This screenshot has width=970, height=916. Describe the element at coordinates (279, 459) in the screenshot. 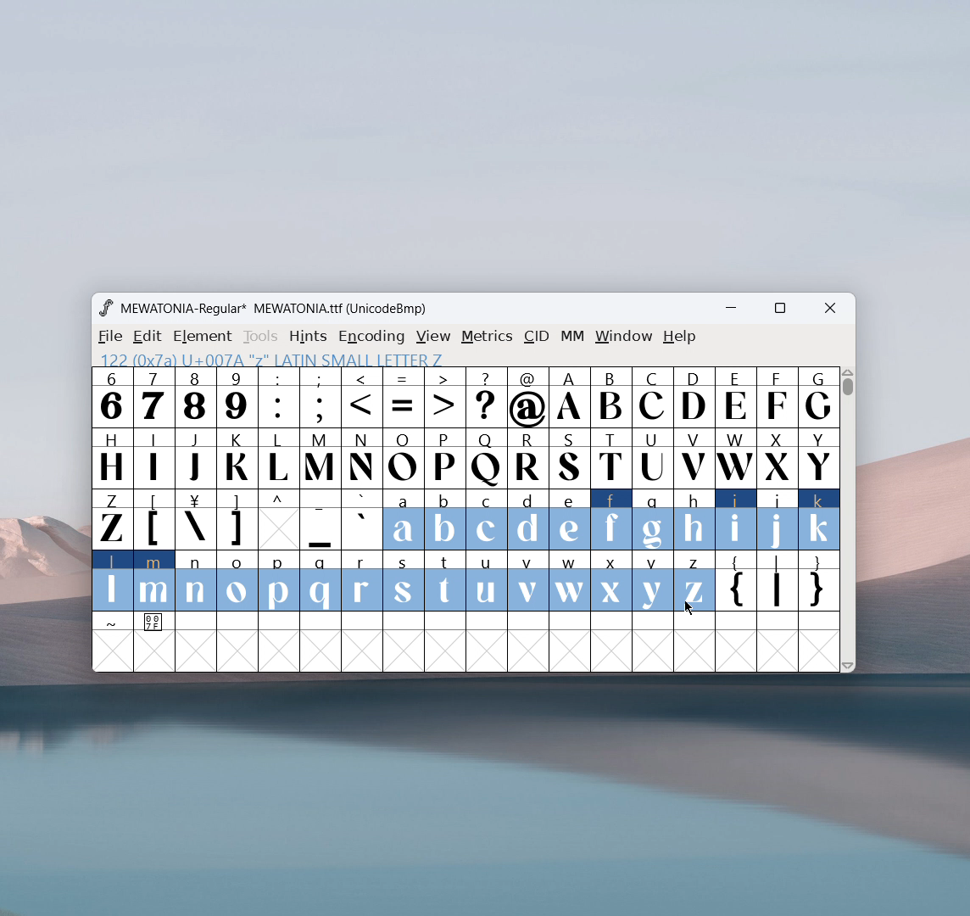

I see `charachters` at that location.